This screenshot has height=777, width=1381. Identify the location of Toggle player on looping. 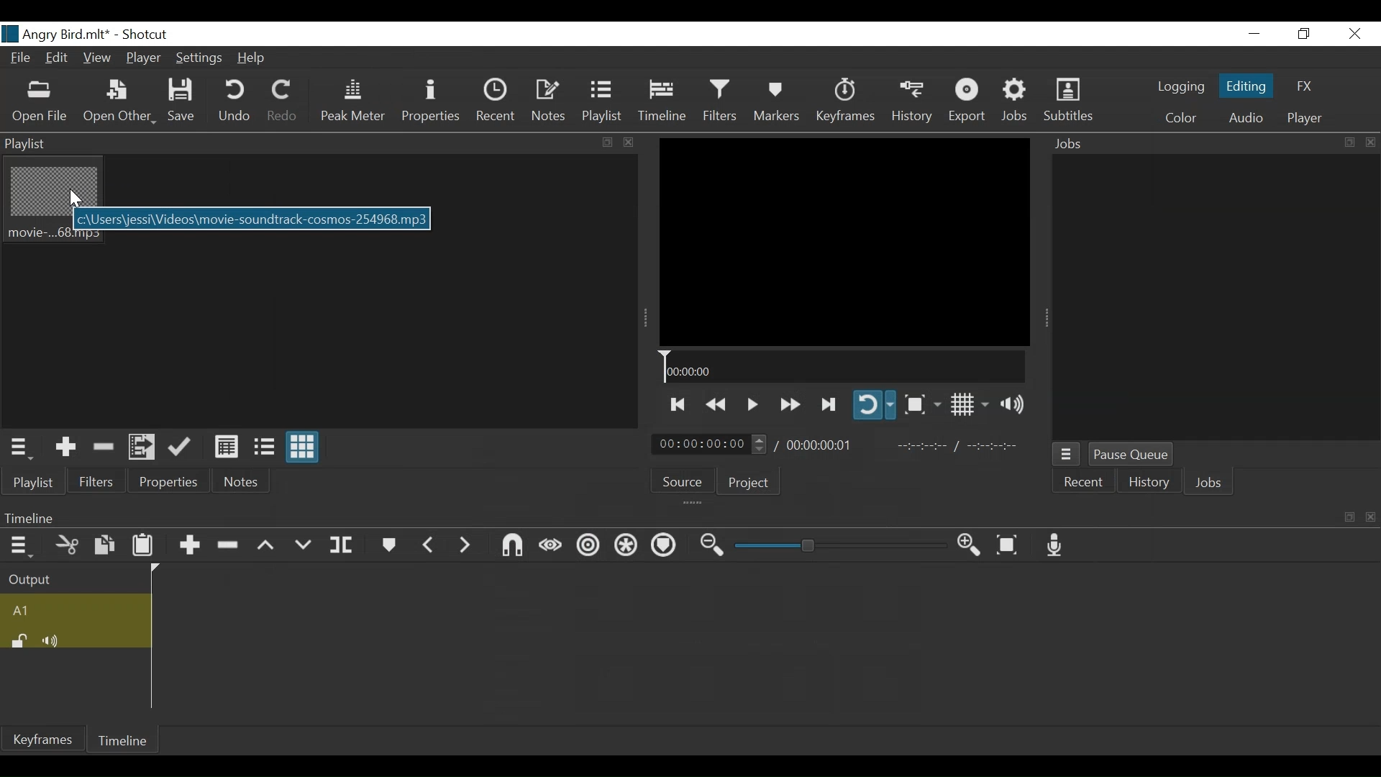
(875, 406).